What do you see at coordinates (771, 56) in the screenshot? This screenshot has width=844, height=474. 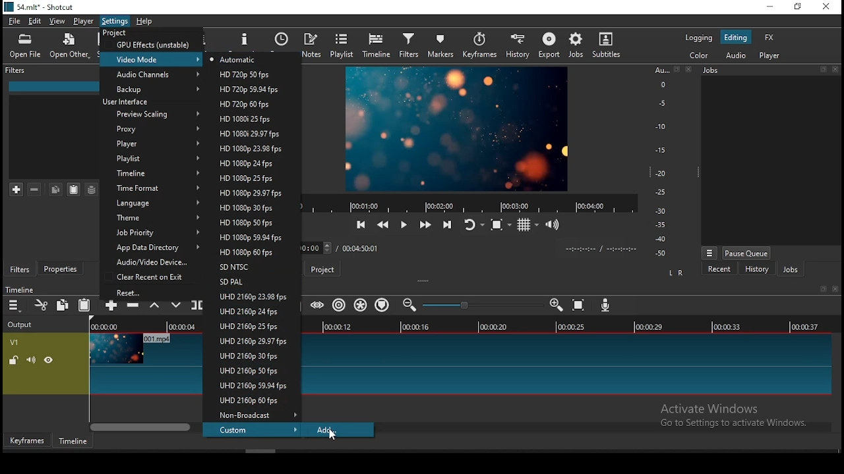 I see `player` at bounding box center [771, 56].